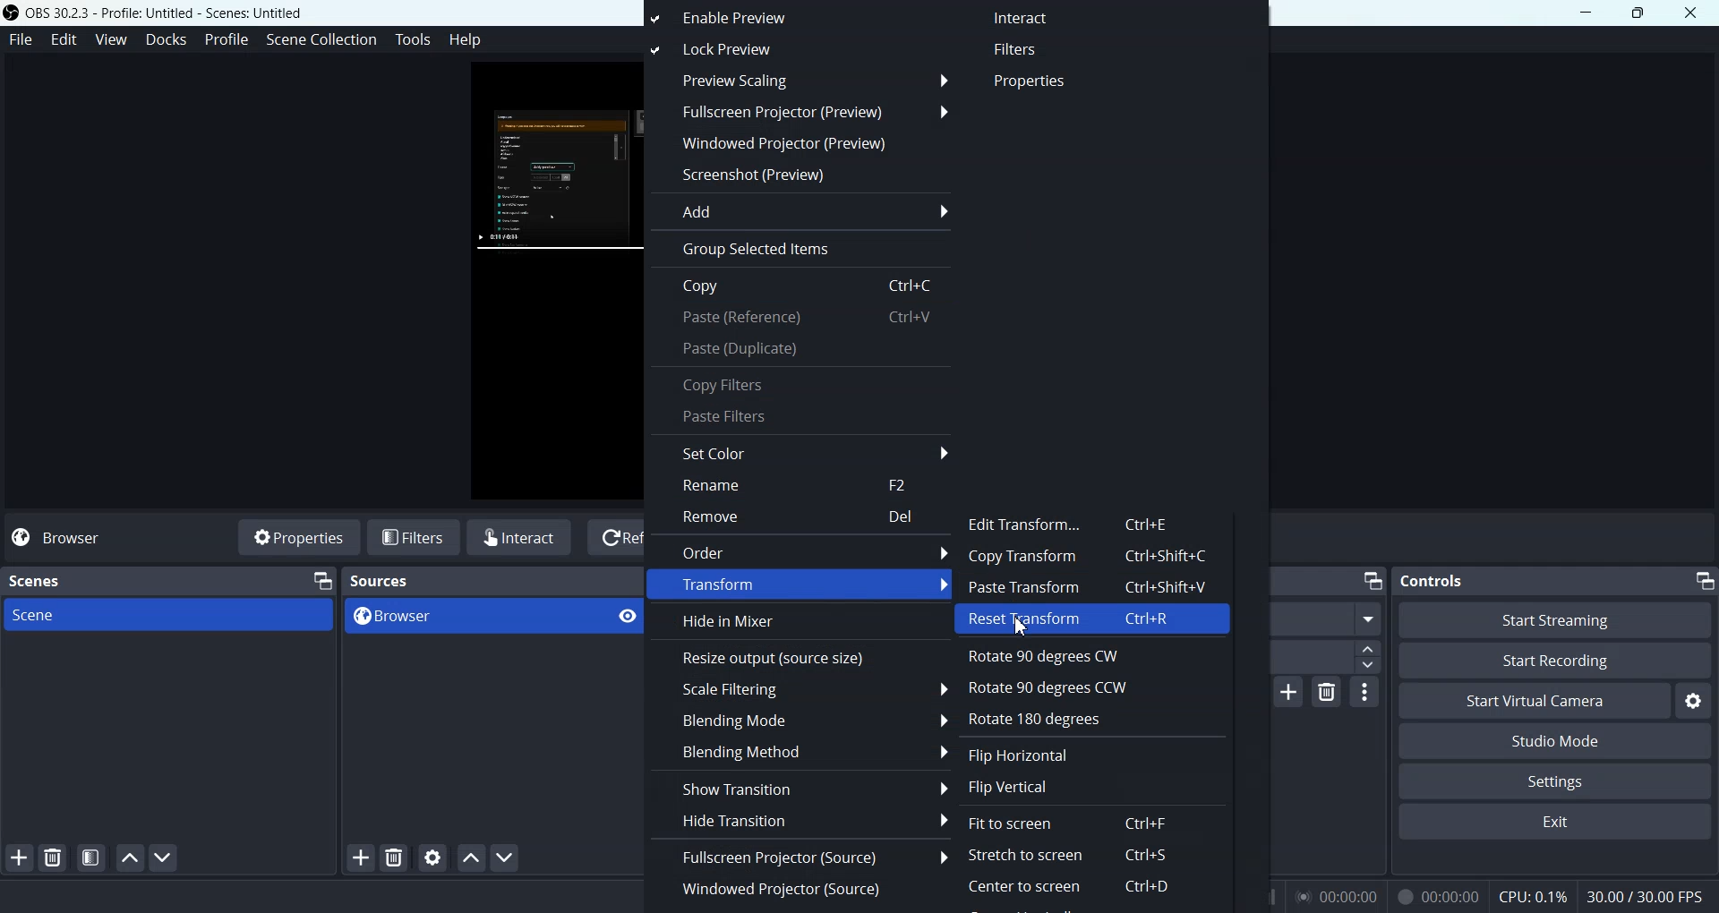  What do you see at coordinates (466, 42) in the screenshot?
I see `Help` at bounding box center [466, 42].